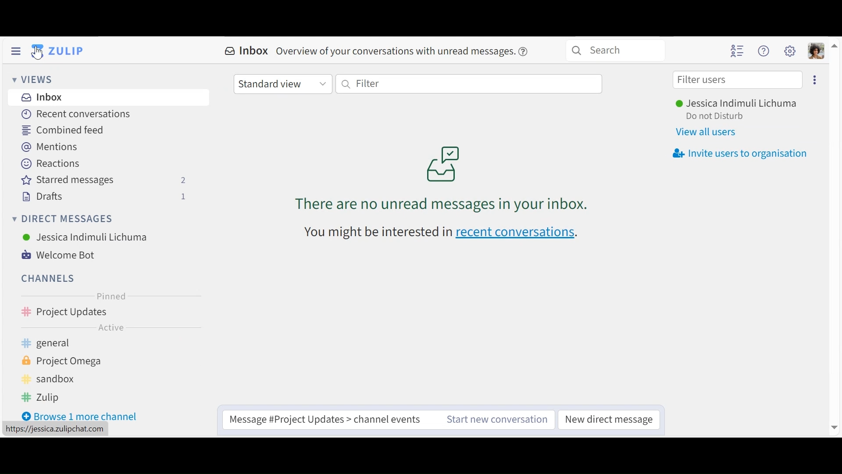  I want to click on Direct Messages, so click(64, 218).